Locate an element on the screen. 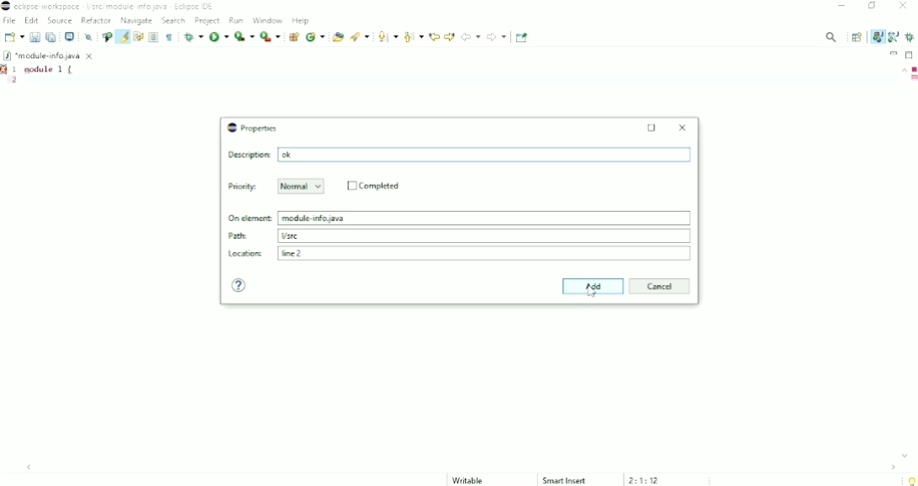 The image size is (918, 486). New is located at coordinates (13, 37).